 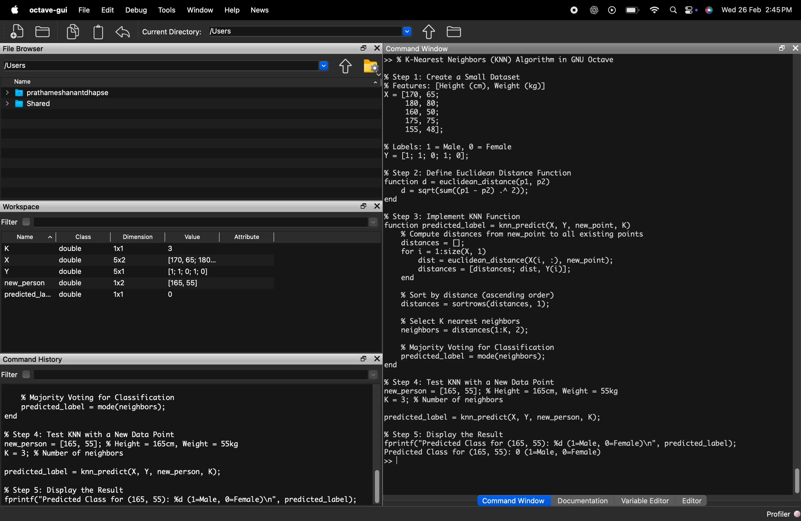 What do you see at coordinates (778, 515) in the screenshot?
I see `Profiler` at bounding box center [778, 515].